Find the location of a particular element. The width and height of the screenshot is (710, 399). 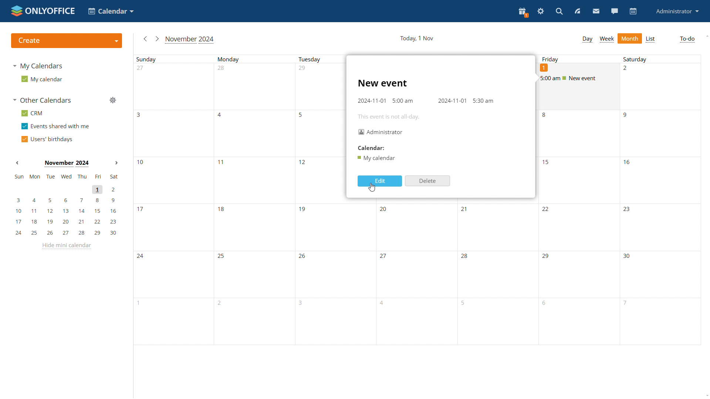

day view is located at coordinates (587, 40).